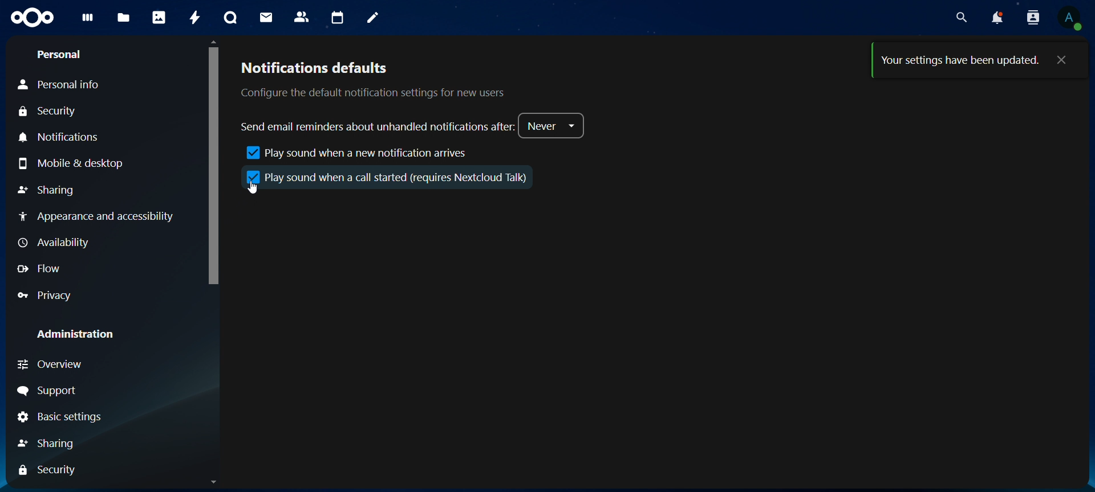 The width and height of the screenshot is (1095, 492). I want to click on text, so click(961, 63).